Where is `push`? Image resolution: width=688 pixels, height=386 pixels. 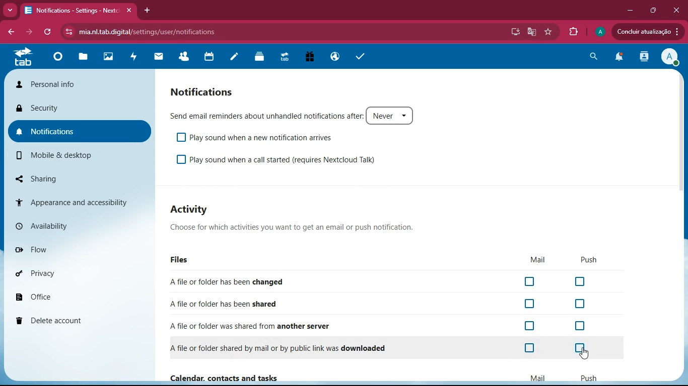
push is located at coordinates (589, 260).